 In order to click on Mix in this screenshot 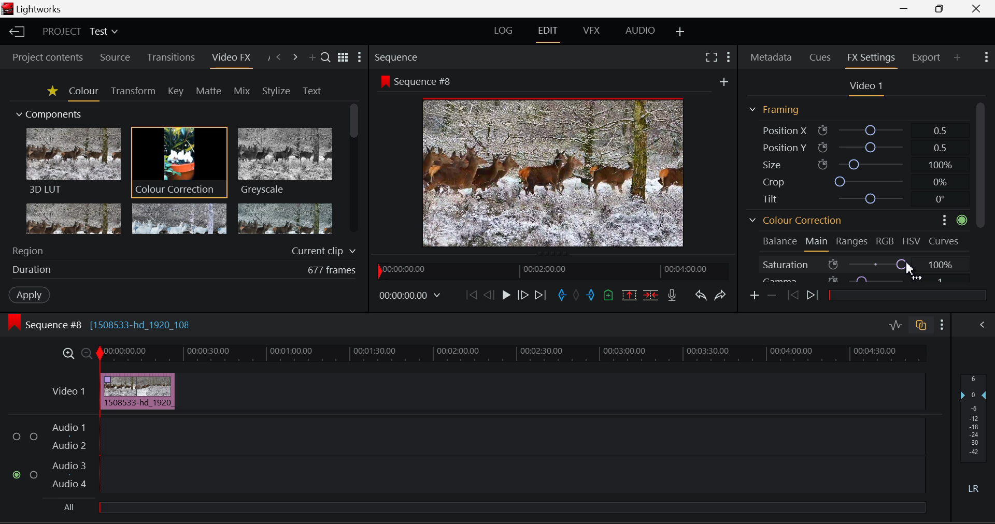, I will do `click(243, 90)`.